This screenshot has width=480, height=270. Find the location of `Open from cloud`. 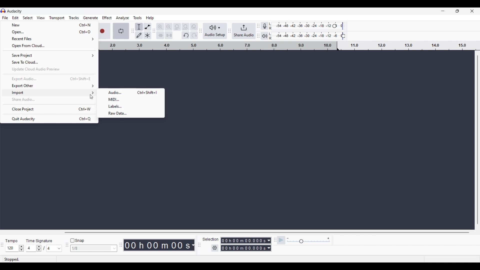

Open from cloud is located at coordinates (49, 46).